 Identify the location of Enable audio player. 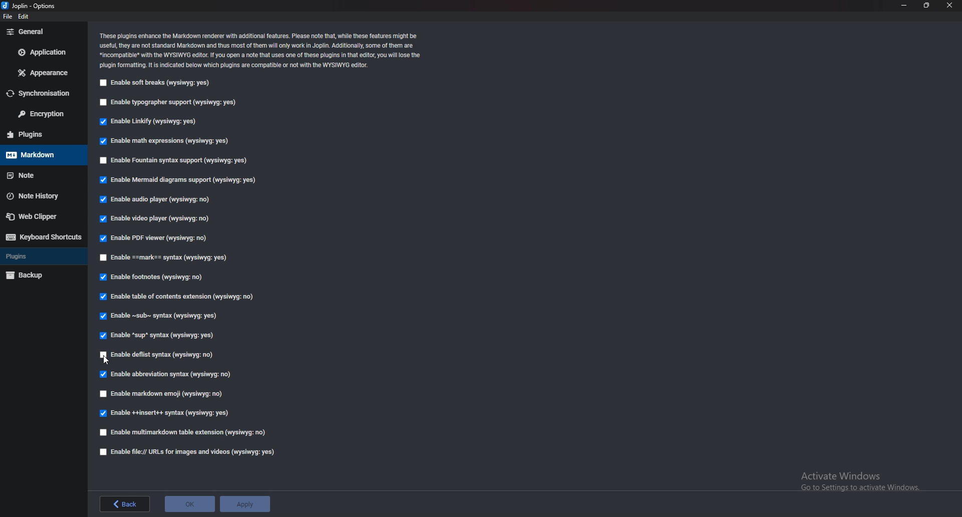
(158, 200).